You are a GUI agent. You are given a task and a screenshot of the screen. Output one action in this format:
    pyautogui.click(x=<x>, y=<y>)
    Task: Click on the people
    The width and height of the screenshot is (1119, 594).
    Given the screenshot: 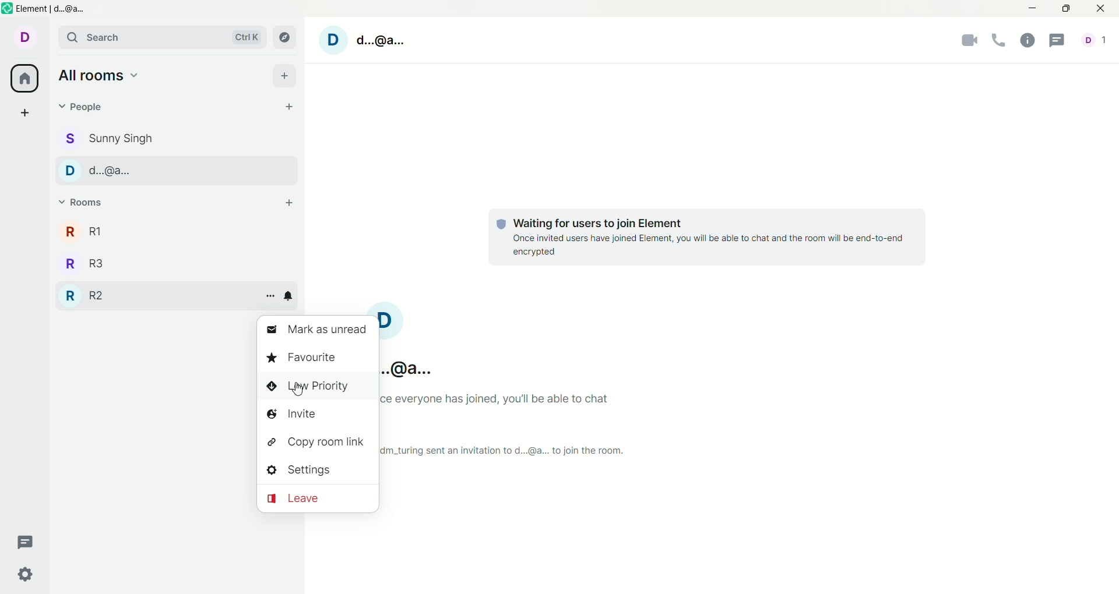 What is the action you would take?
    pyautogui.click(x=109, y=138)
    